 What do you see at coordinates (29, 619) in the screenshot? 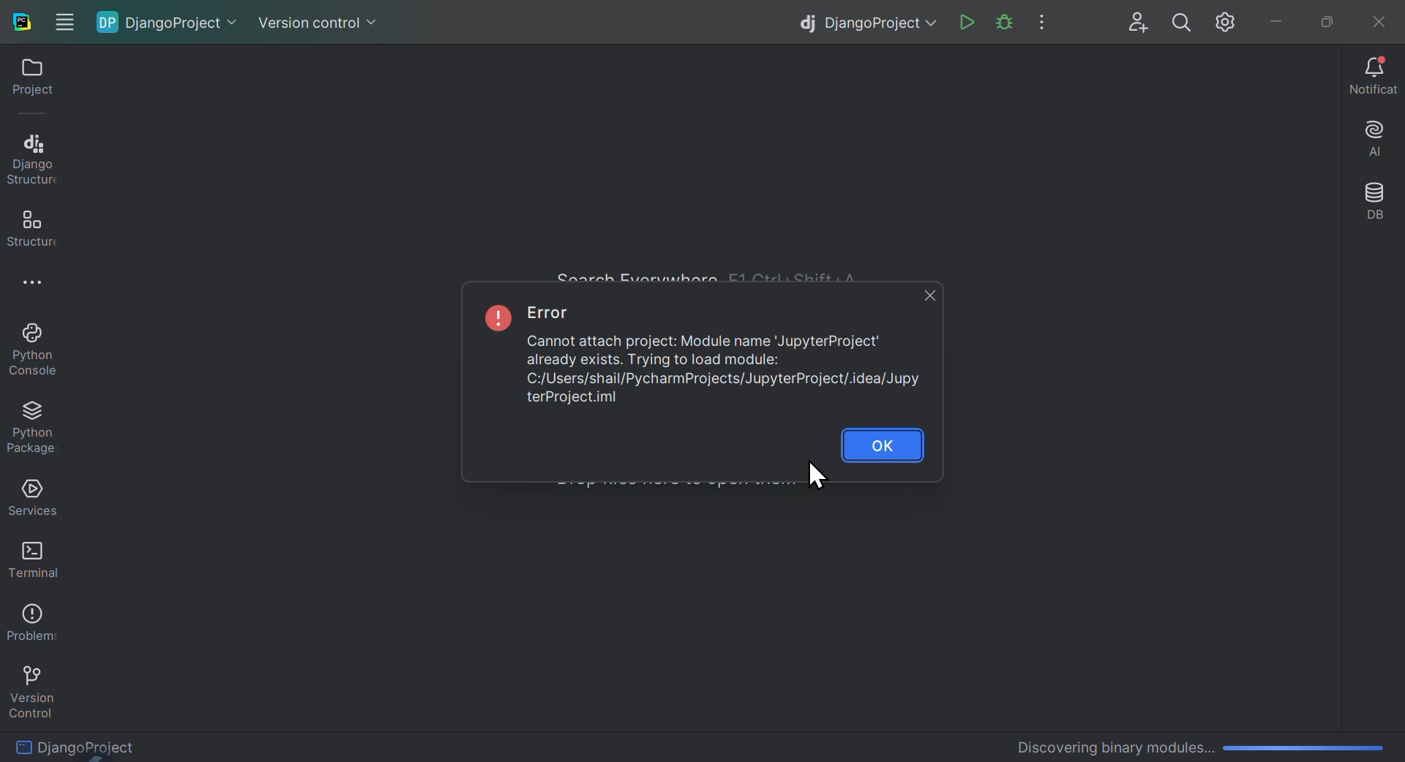
I see `Problems` at bounding box center [29, 619].